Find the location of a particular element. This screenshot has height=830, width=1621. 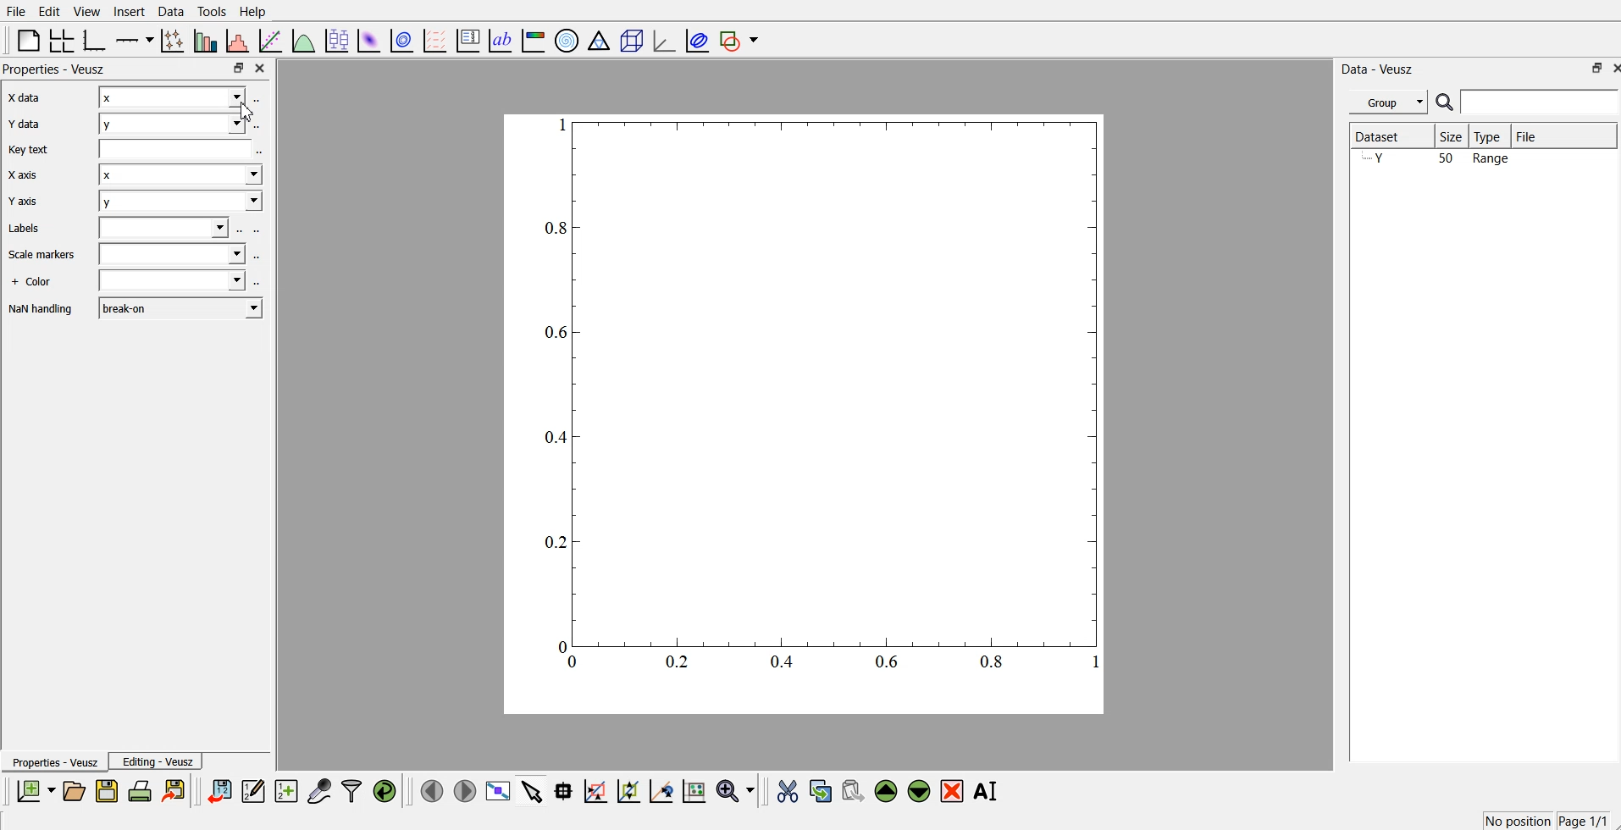

 is located at coordinates (39, 283).